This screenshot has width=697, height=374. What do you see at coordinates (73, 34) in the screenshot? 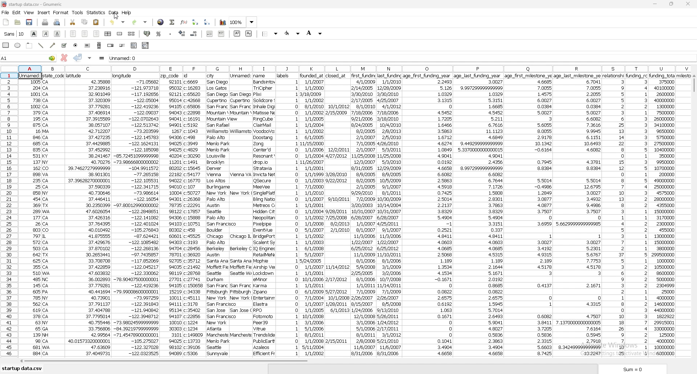
I see `left align` at bounding box center [73, 34].